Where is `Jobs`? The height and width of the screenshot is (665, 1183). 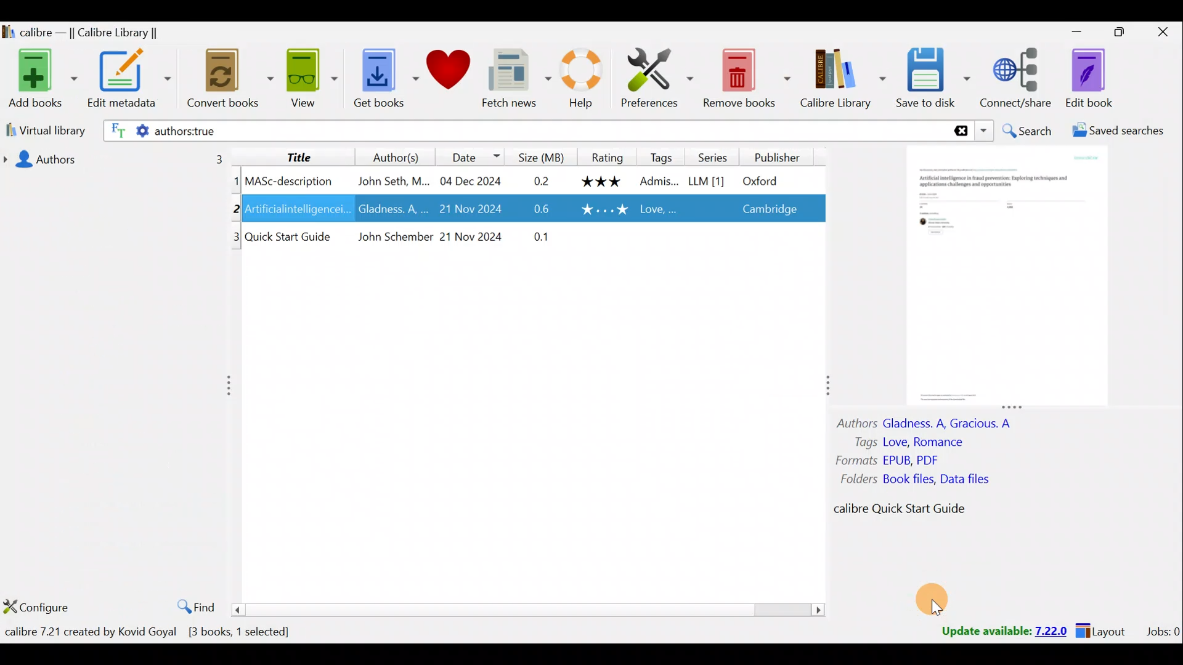 Jobs is located at coordinates (1162, 631).